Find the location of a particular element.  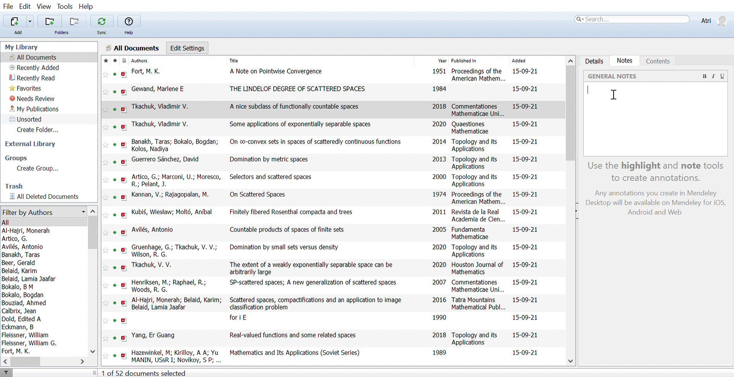

Authors is located at coordinates (140, 61).